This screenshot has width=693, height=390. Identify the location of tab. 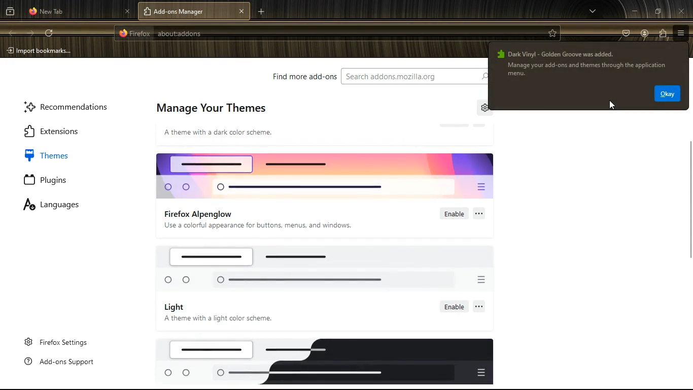
(79, 12).